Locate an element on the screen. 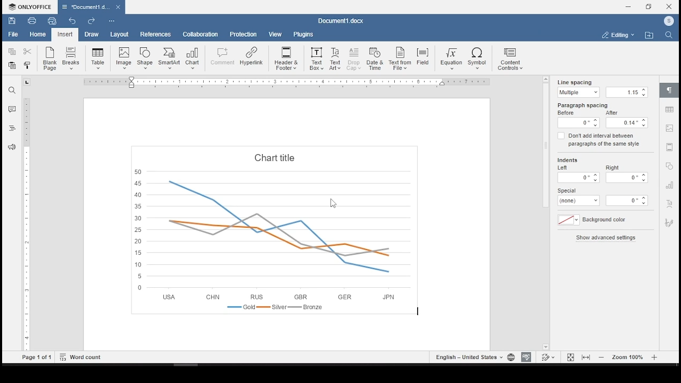 This screenshot has width=681, height=383. signature is located at coordinates (670, 223).